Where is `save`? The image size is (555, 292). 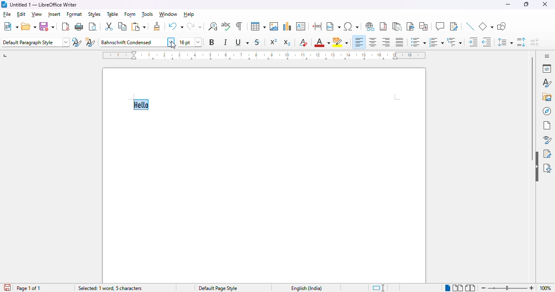 save is located at coordinates (7, 287).